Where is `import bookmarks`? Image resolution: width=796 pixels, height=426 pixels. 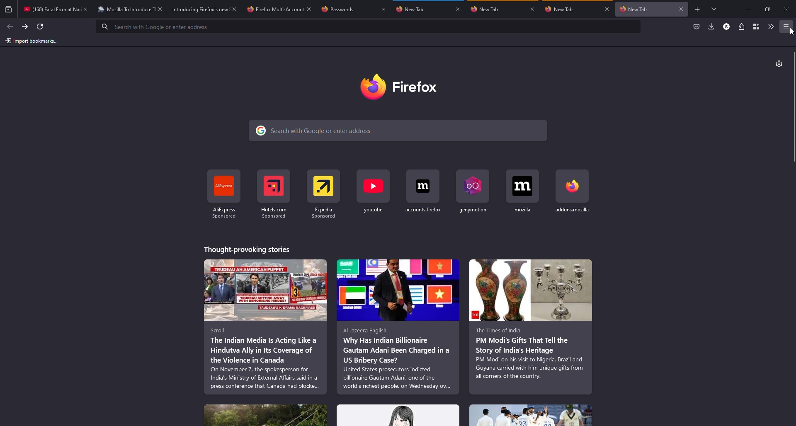
import bookmarks is located at coordinates (31, 40).